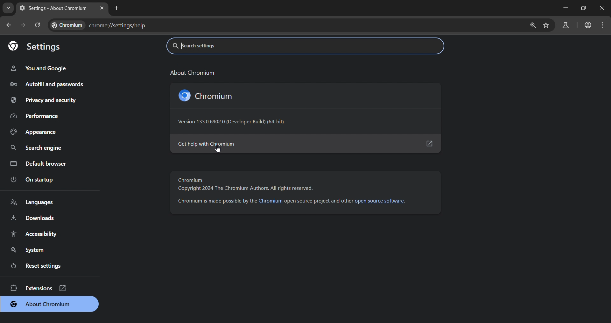 This screenshot has height=323, width=611. Describe the element at coordinates (39, 25) in the screenshot. I see `reload page` at that location.